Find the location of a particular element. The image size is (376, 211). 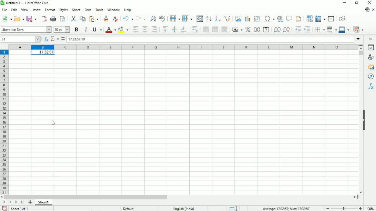

Sidebar settings is located at coordinates (370, 39).